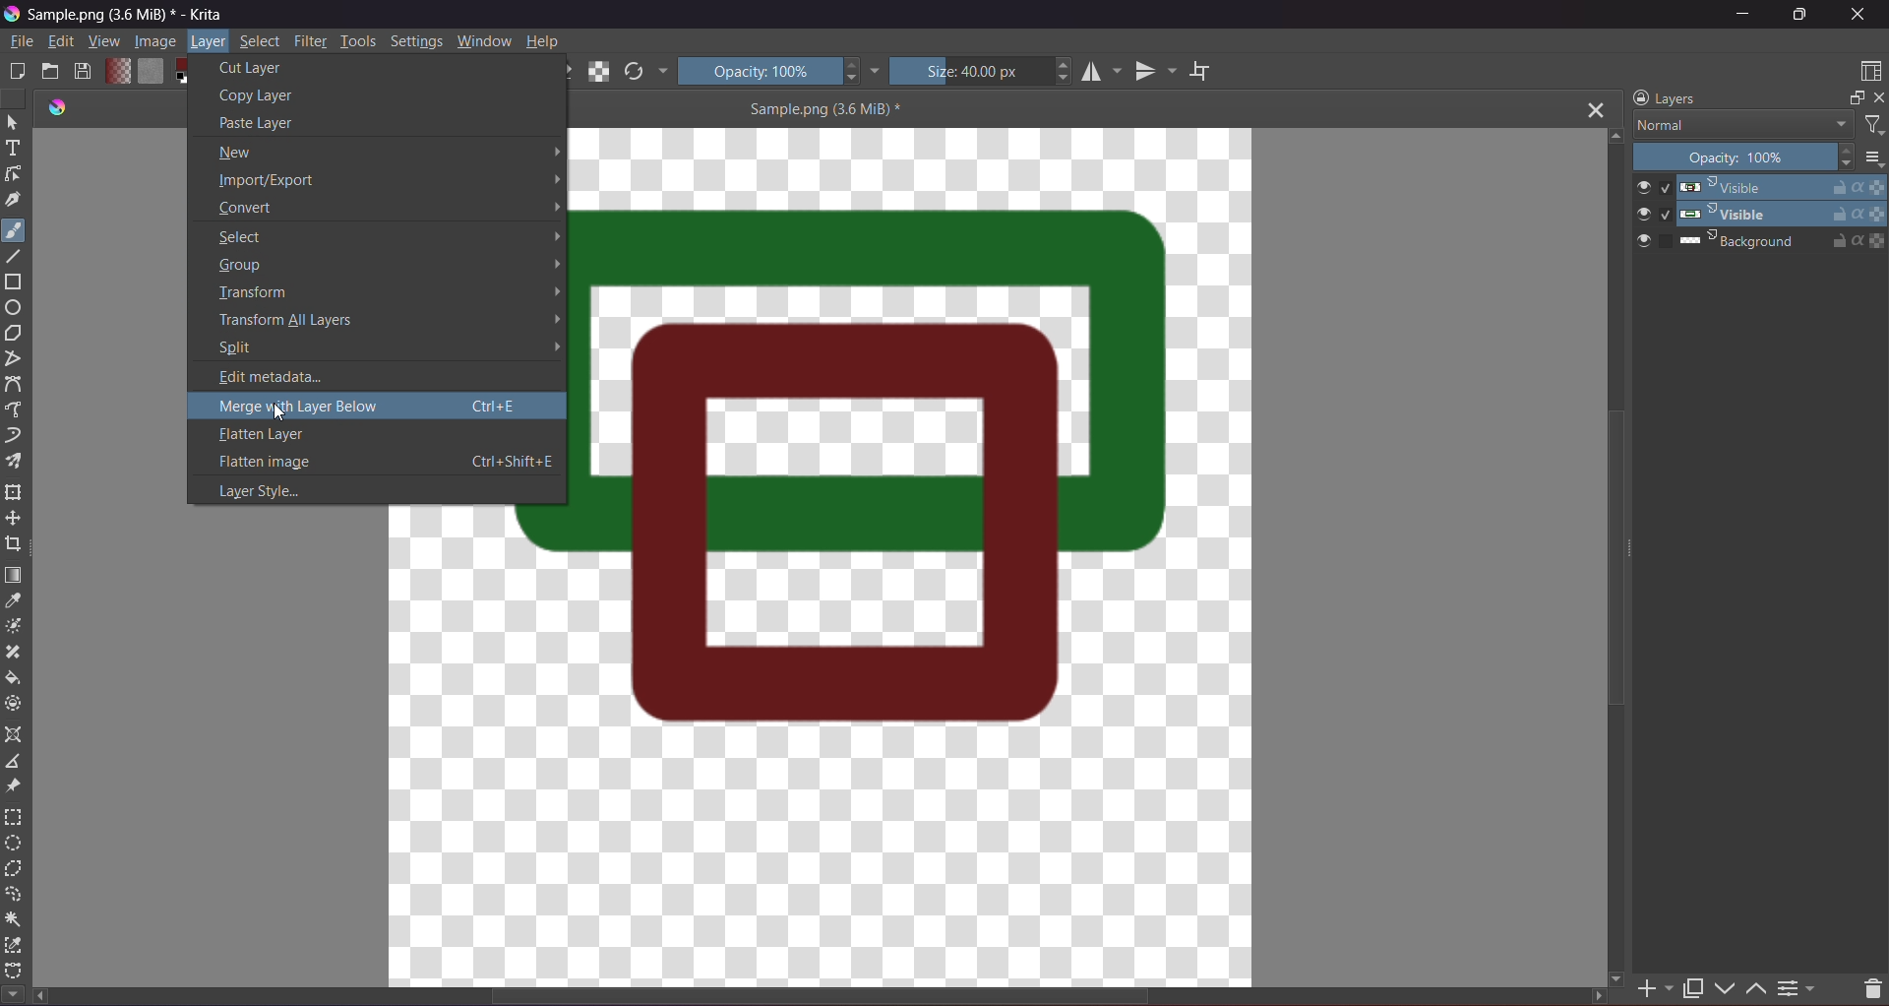 The image size is (1889, 1006). Describe the element at coordinates (15, 574) in the screenshot. I see `Draw a gradient` at that location.